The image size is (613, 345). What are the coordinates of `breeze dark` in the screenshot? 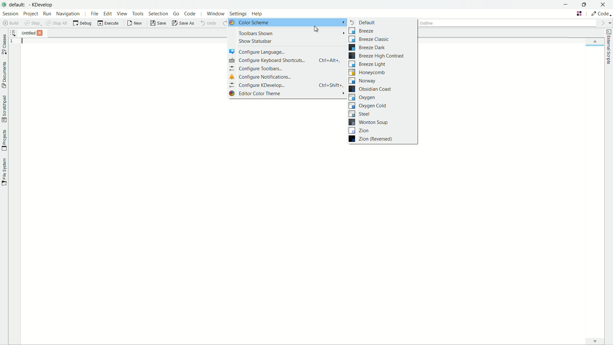 It's located at (367, 48).